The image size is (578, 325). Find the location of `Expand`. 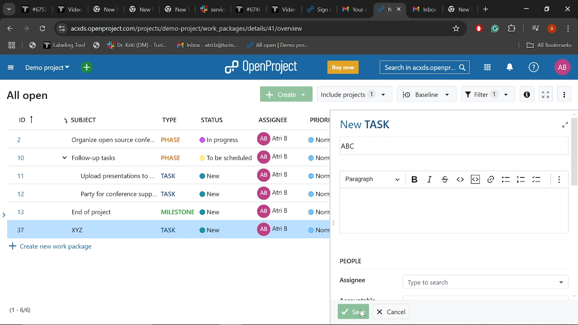

Expand is located at coordinates (564, 125).